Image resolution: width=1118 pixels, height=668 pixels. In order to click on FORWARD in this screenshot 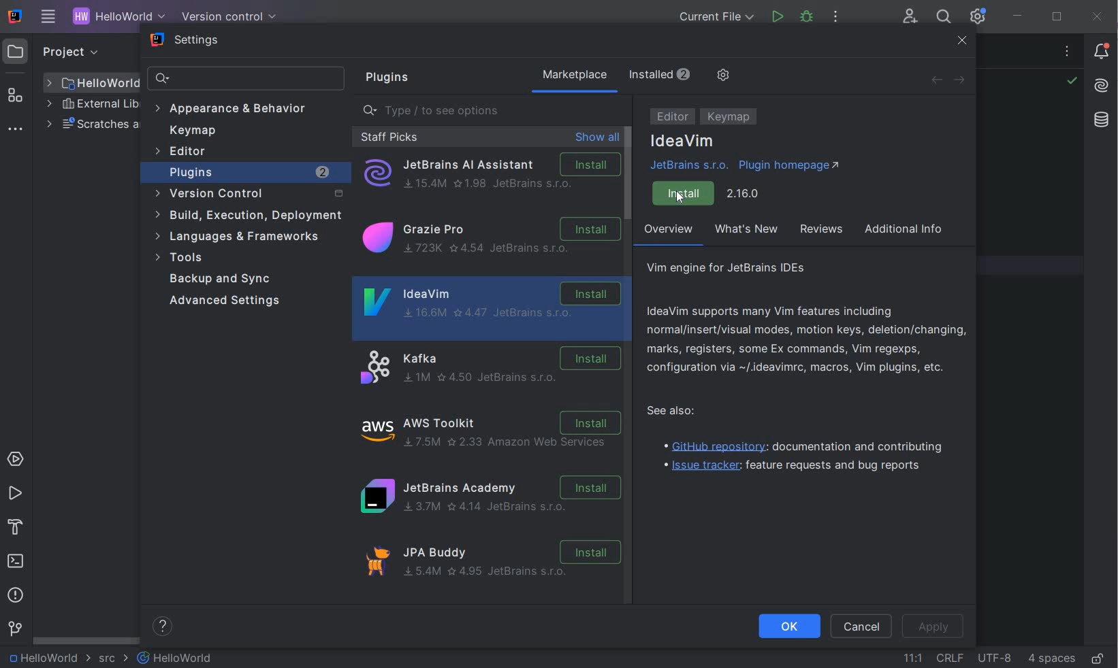, I will do `click(960, 81)`.